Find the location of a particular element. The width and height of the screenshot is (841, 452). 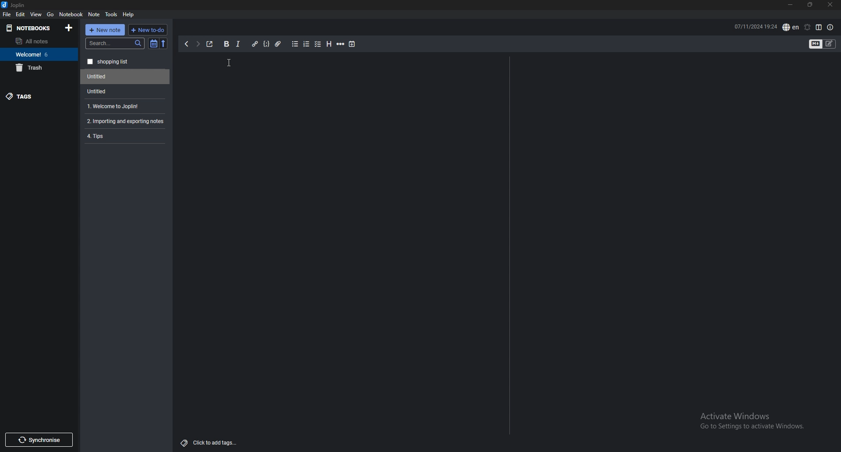

notebooks is located at coordinates (31, 28).